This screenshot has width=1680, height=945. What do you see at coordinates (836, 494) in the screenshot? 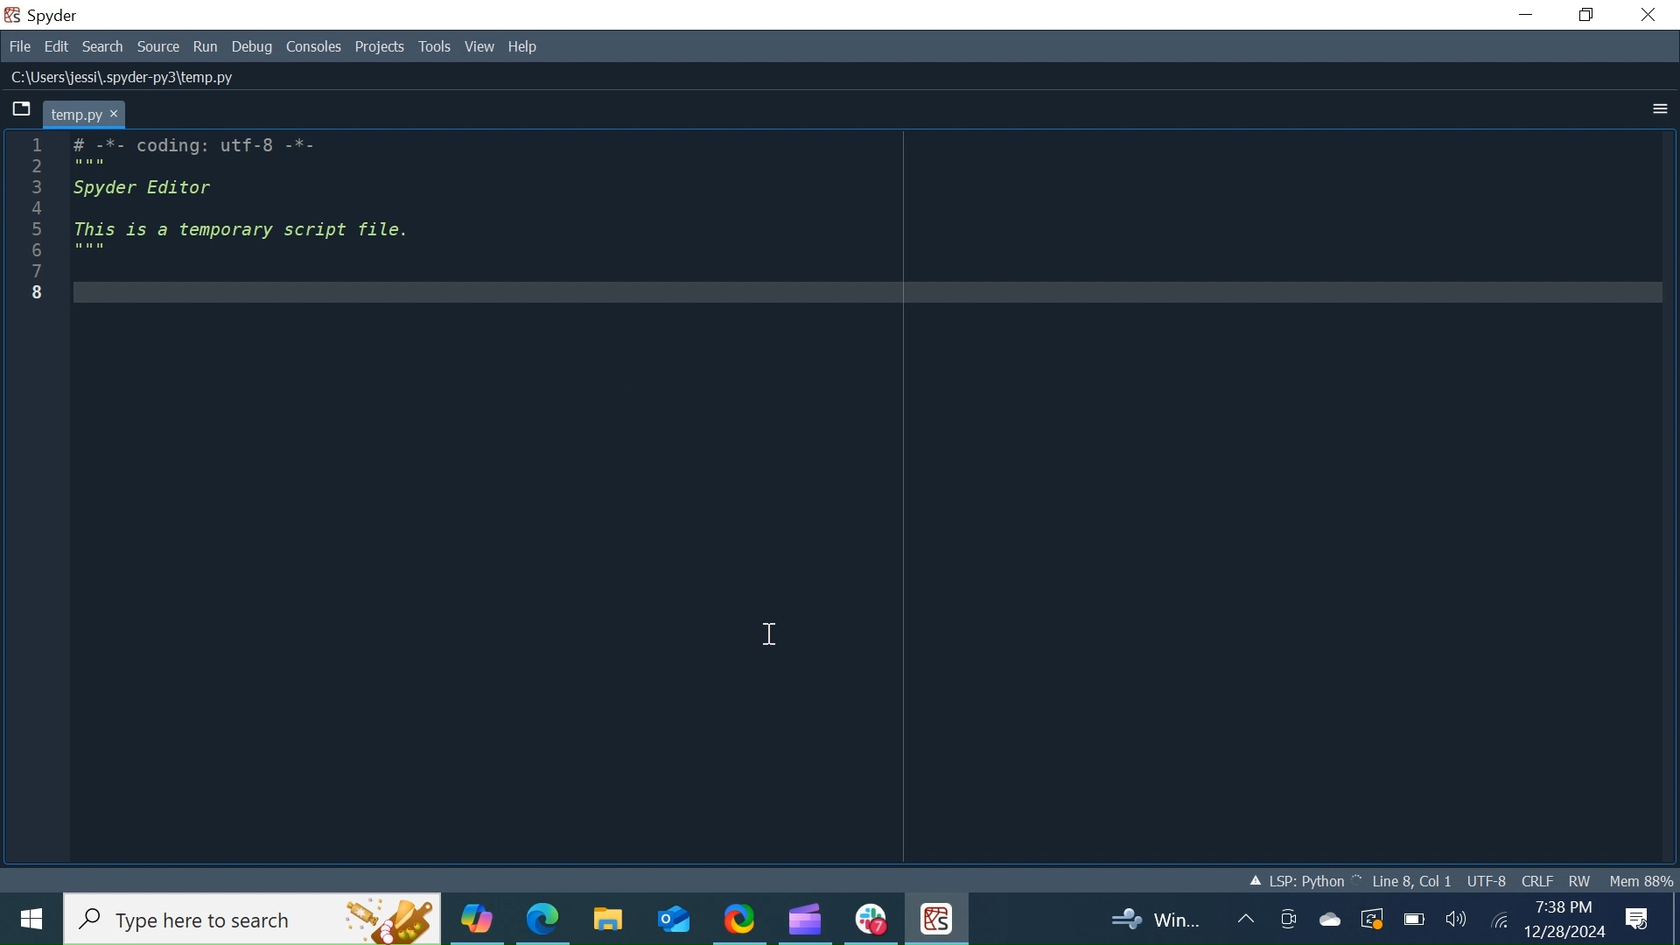
I see `Editor` at bounding box center [836, 494].